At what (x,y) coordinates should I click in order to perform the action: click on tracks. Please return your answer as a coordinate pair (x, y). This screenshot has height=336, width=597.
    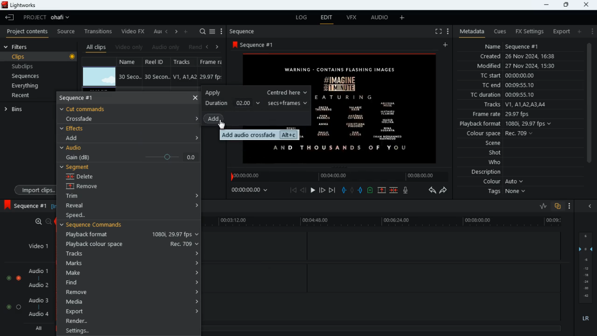
    Looking at the image, I should click on (514, 105).